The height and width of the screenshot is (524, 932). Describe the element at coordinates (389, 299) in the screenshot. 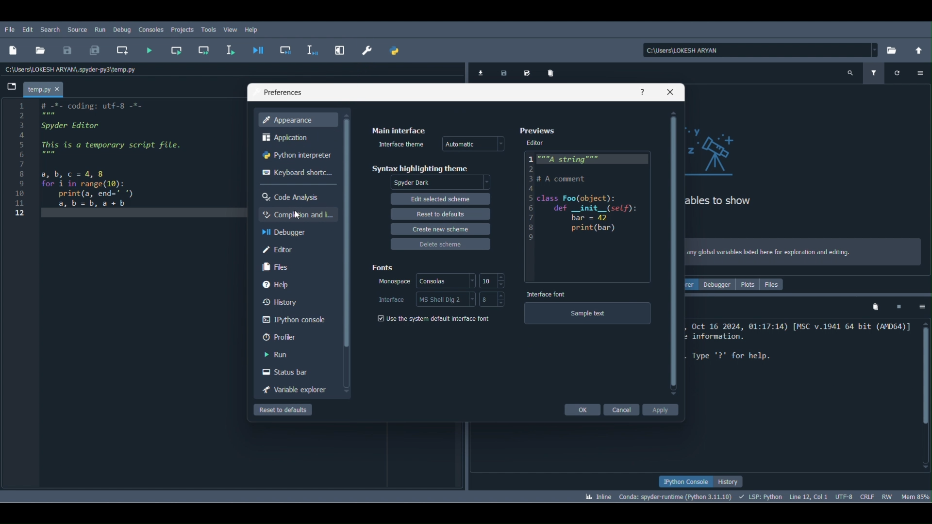

I see `Interface` at that location.